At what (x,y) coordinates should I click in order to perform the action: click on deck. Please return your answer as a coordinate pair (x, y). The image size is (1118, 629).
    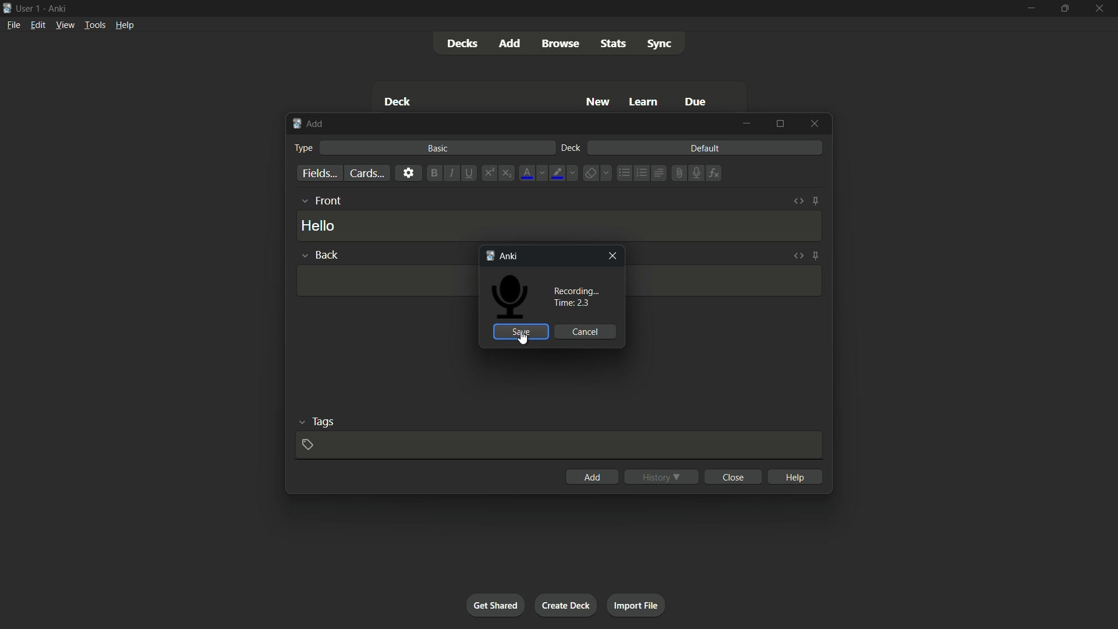
    Looking at the image, I should click on (571, 147).